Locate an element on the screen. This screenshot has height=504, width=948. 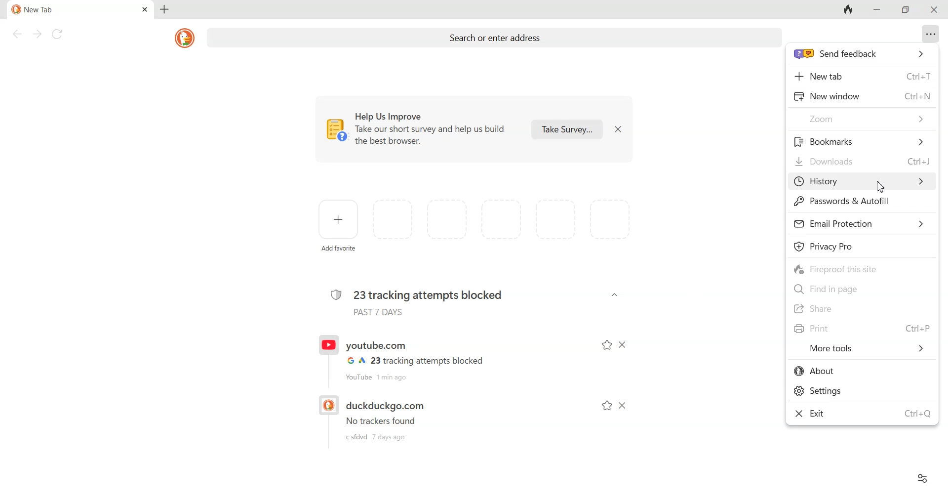
space for adding favorites is located at coordinates (503, 219).